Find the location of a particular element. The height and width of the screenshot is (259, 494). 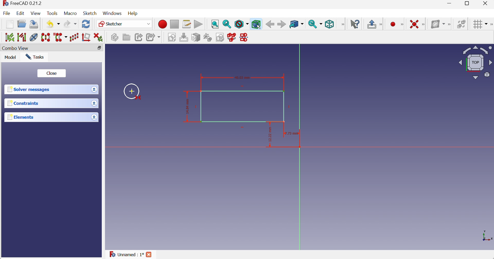

Isometric is located at coordinates (330, 24).